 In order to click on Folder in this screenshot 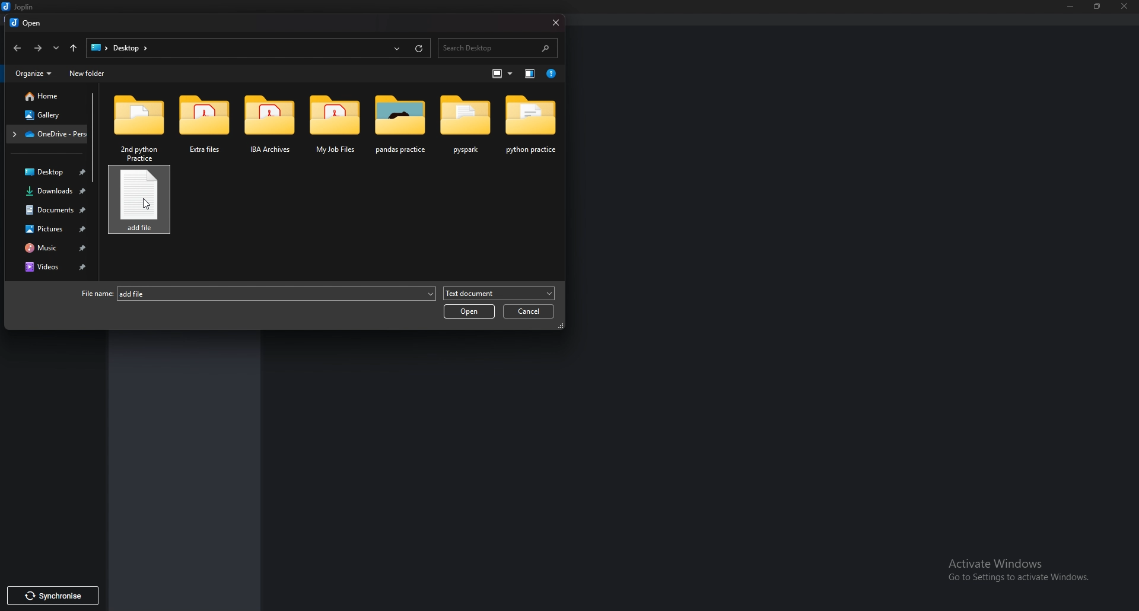, I will do `click(466, 126)`.